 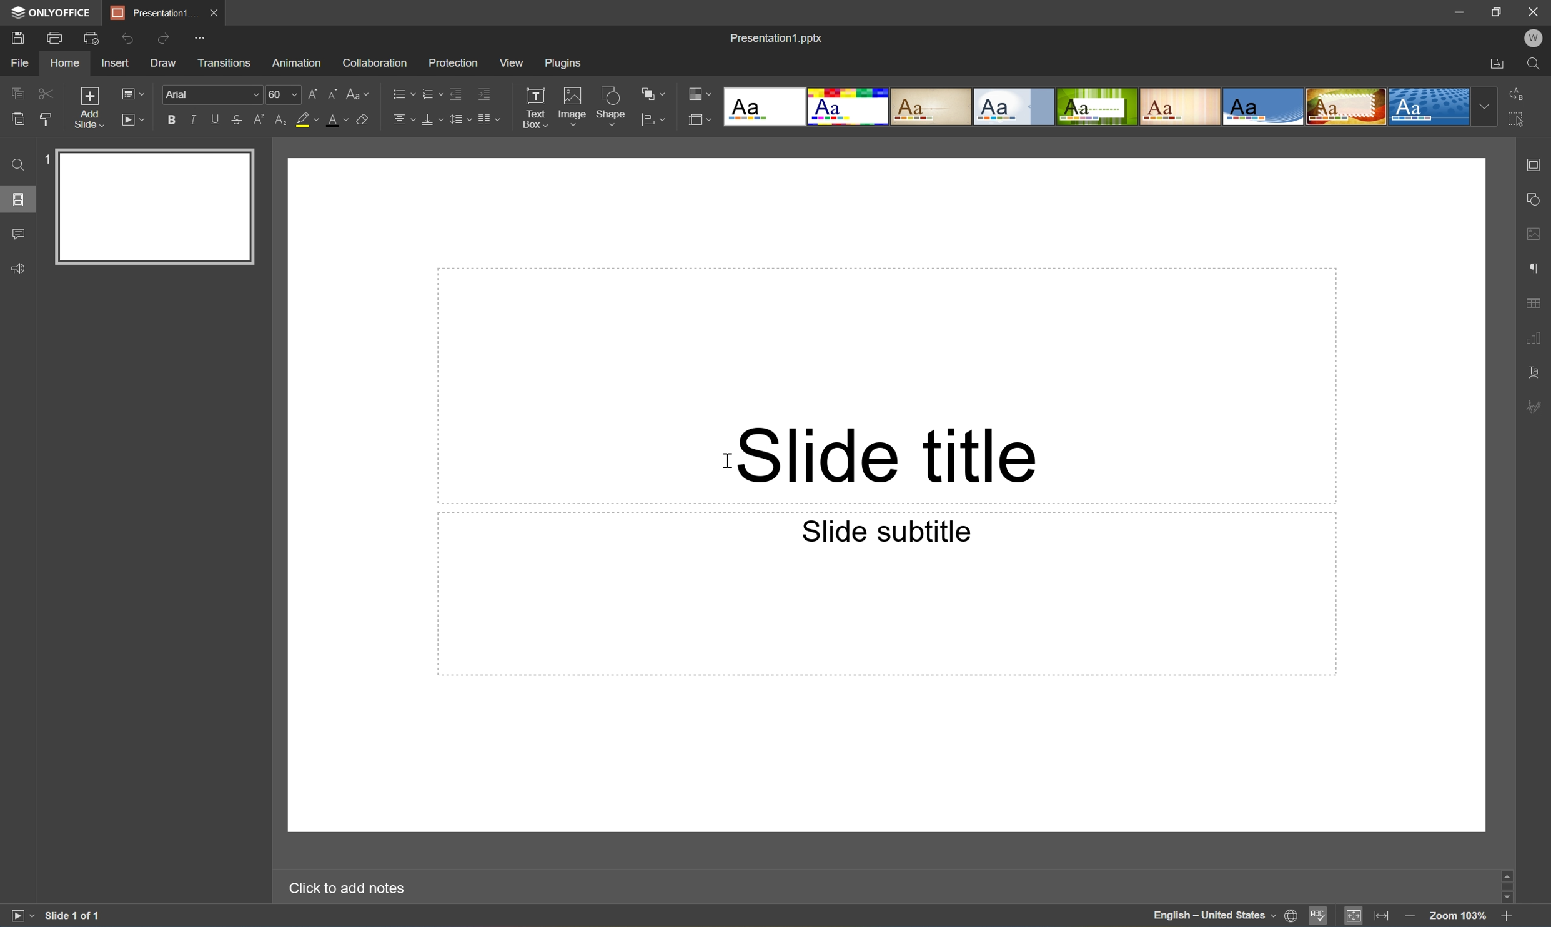 I want to click on Change color theme, so click(x=700, y=92).